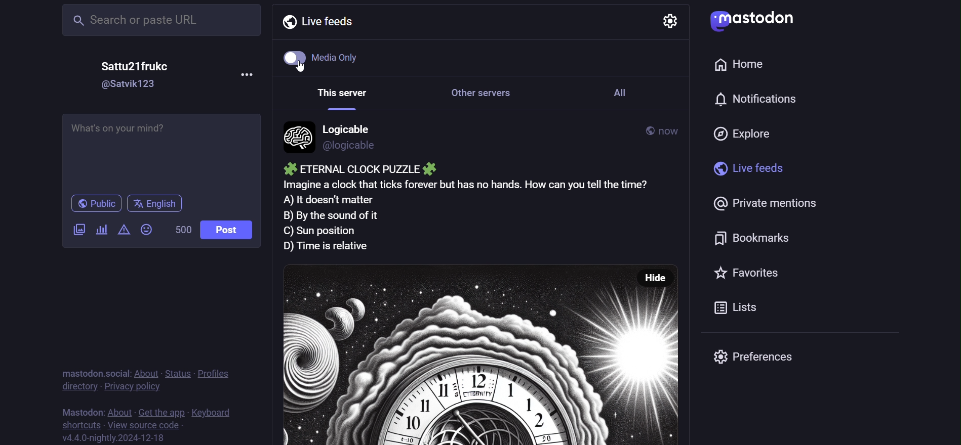  Describe the element at coordinates (339, 96) in the screenshot. I see `this server` at that location.